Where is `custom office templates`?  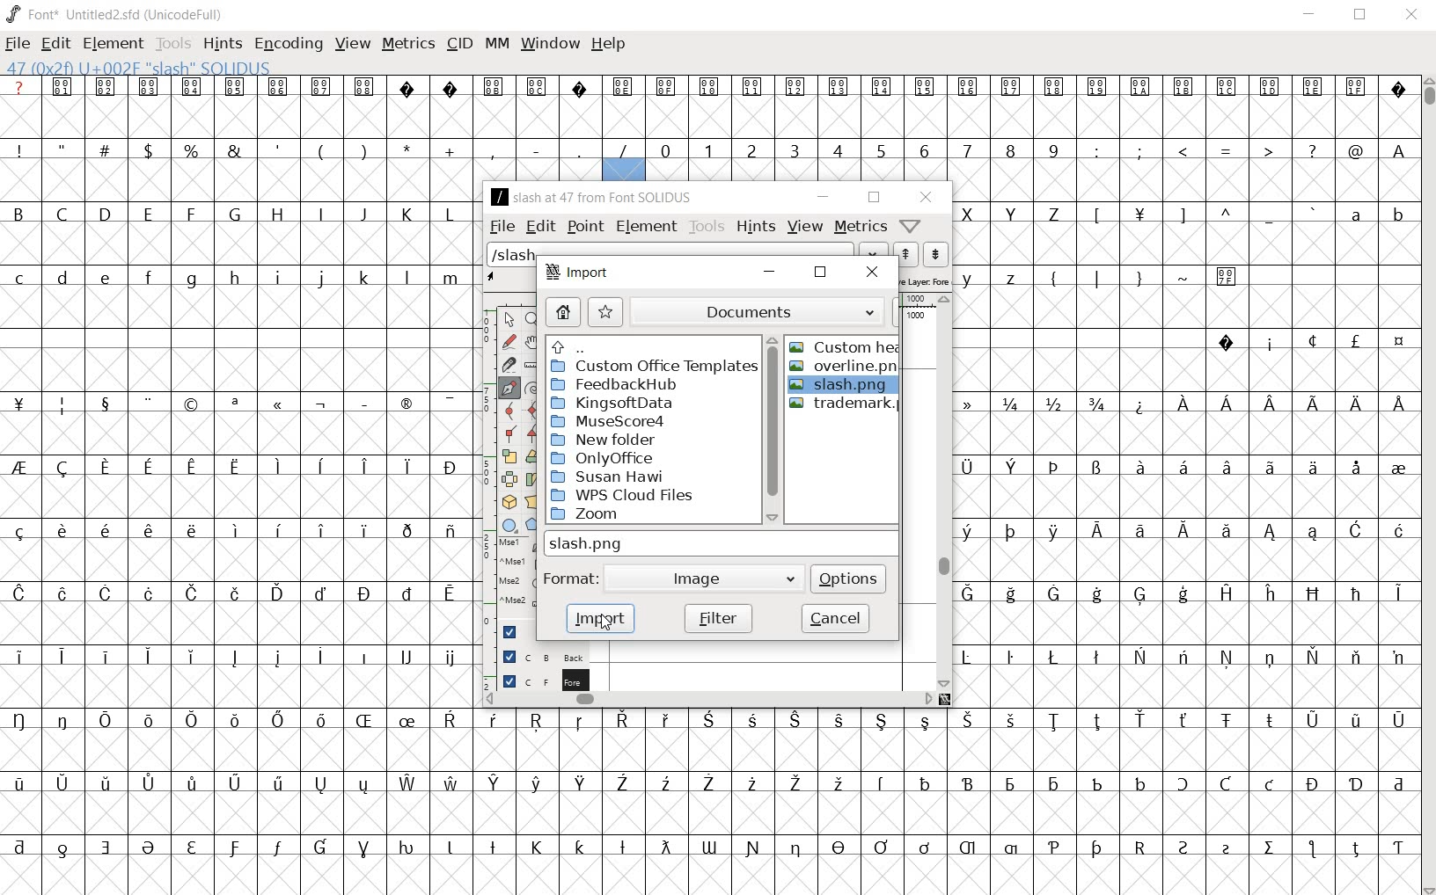 custom office templates is located at coordinates (653, 367).